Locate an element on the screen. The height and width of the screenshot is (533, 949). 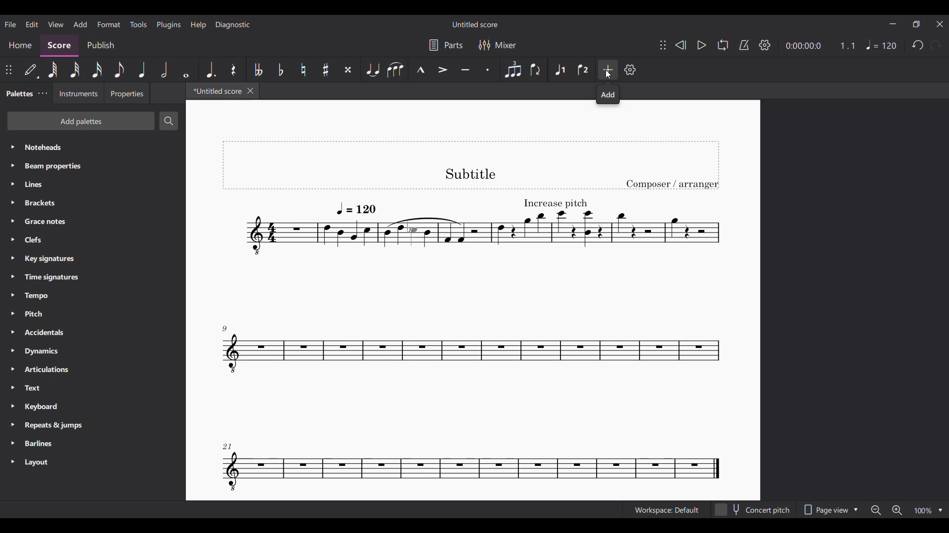
Properties is located at coordinates (127, 93).